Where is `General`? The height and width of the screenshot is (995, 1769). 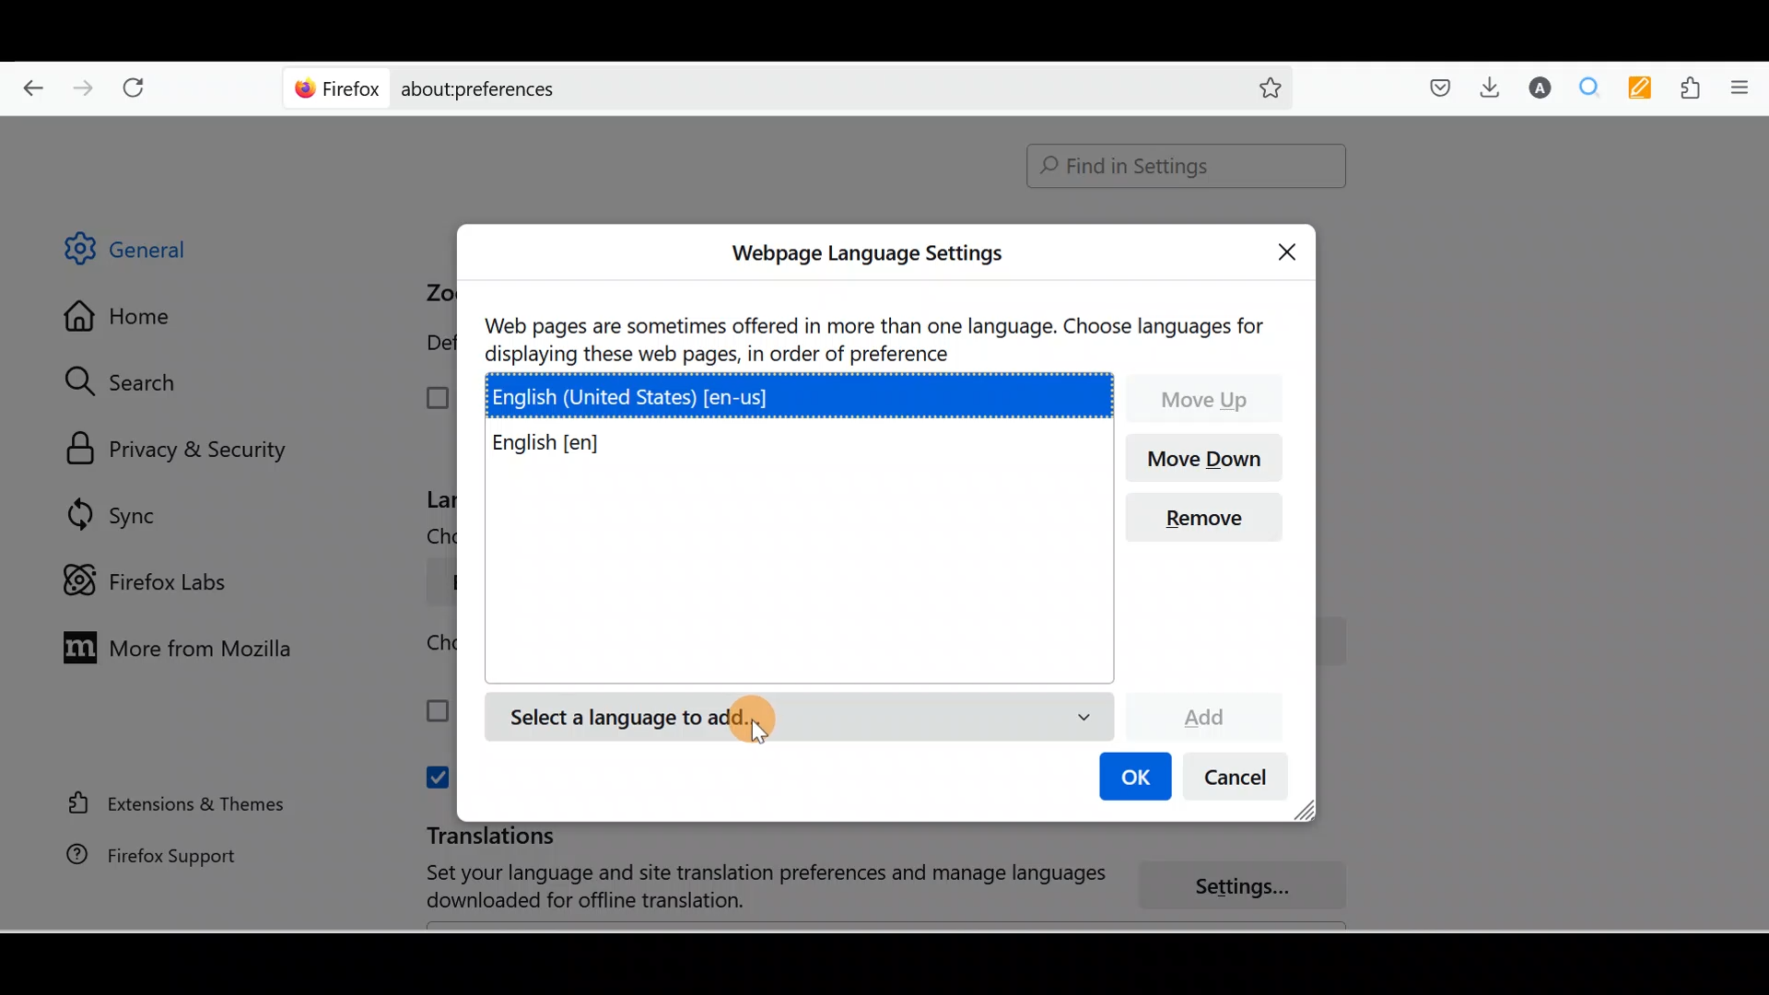
General is located at coordinates (142, 252).